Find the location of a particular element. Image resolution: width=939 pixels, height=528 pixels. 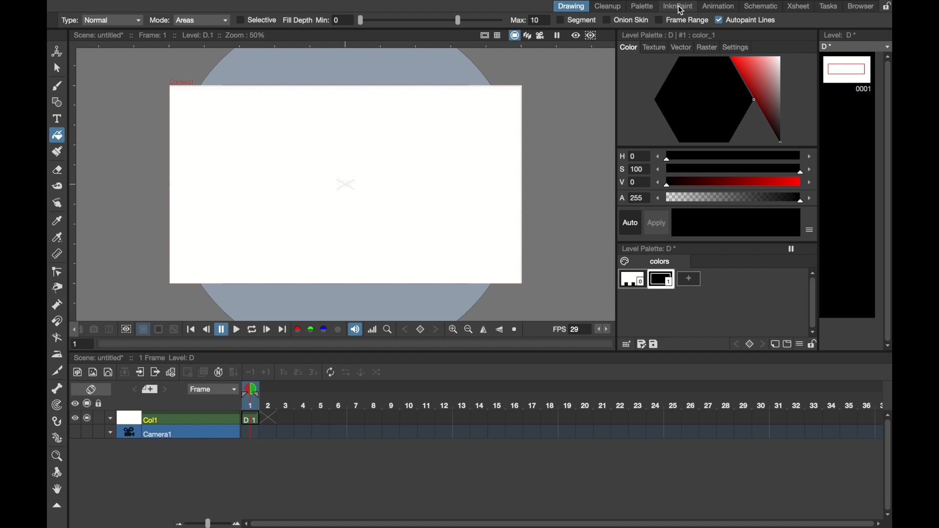

palette is located at coordinates (642, 6).